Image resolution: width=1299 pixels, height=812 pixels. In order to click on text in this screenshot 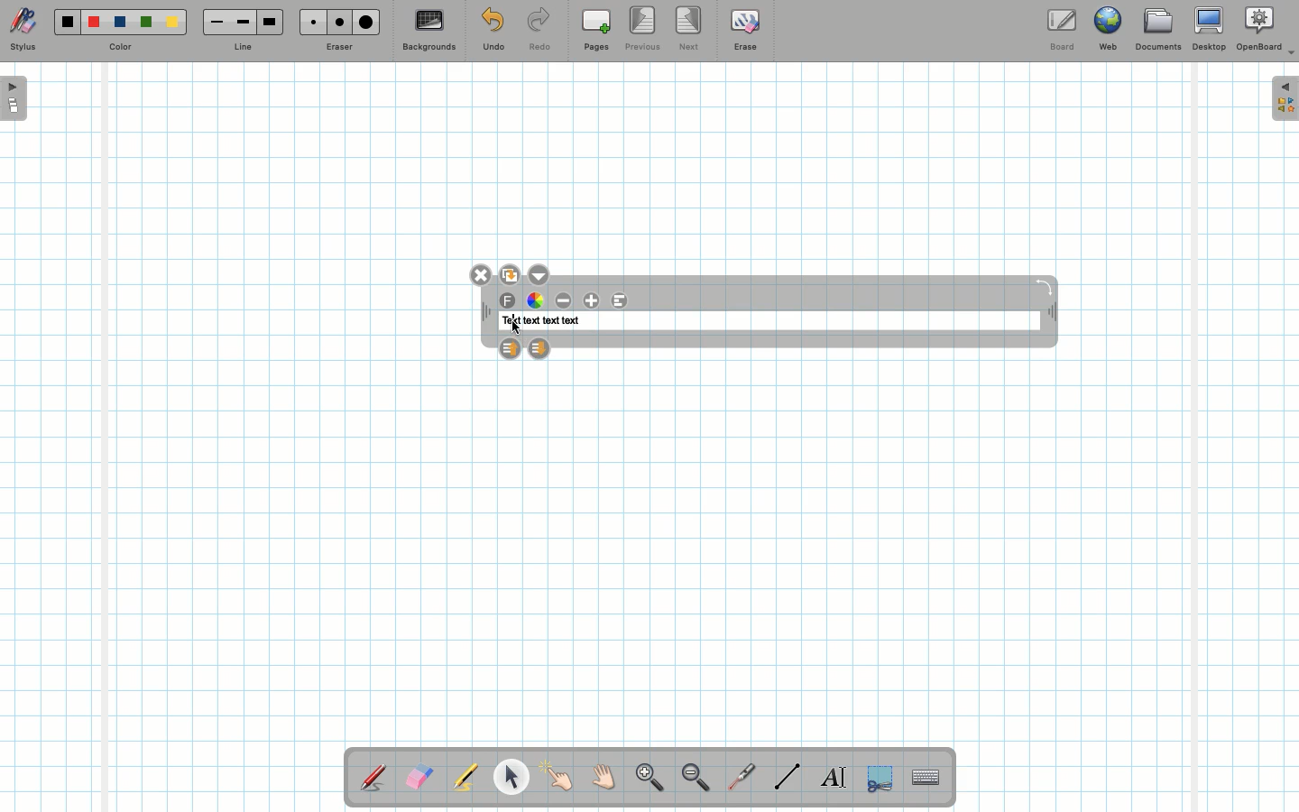, I will do `click(530, 321)`.